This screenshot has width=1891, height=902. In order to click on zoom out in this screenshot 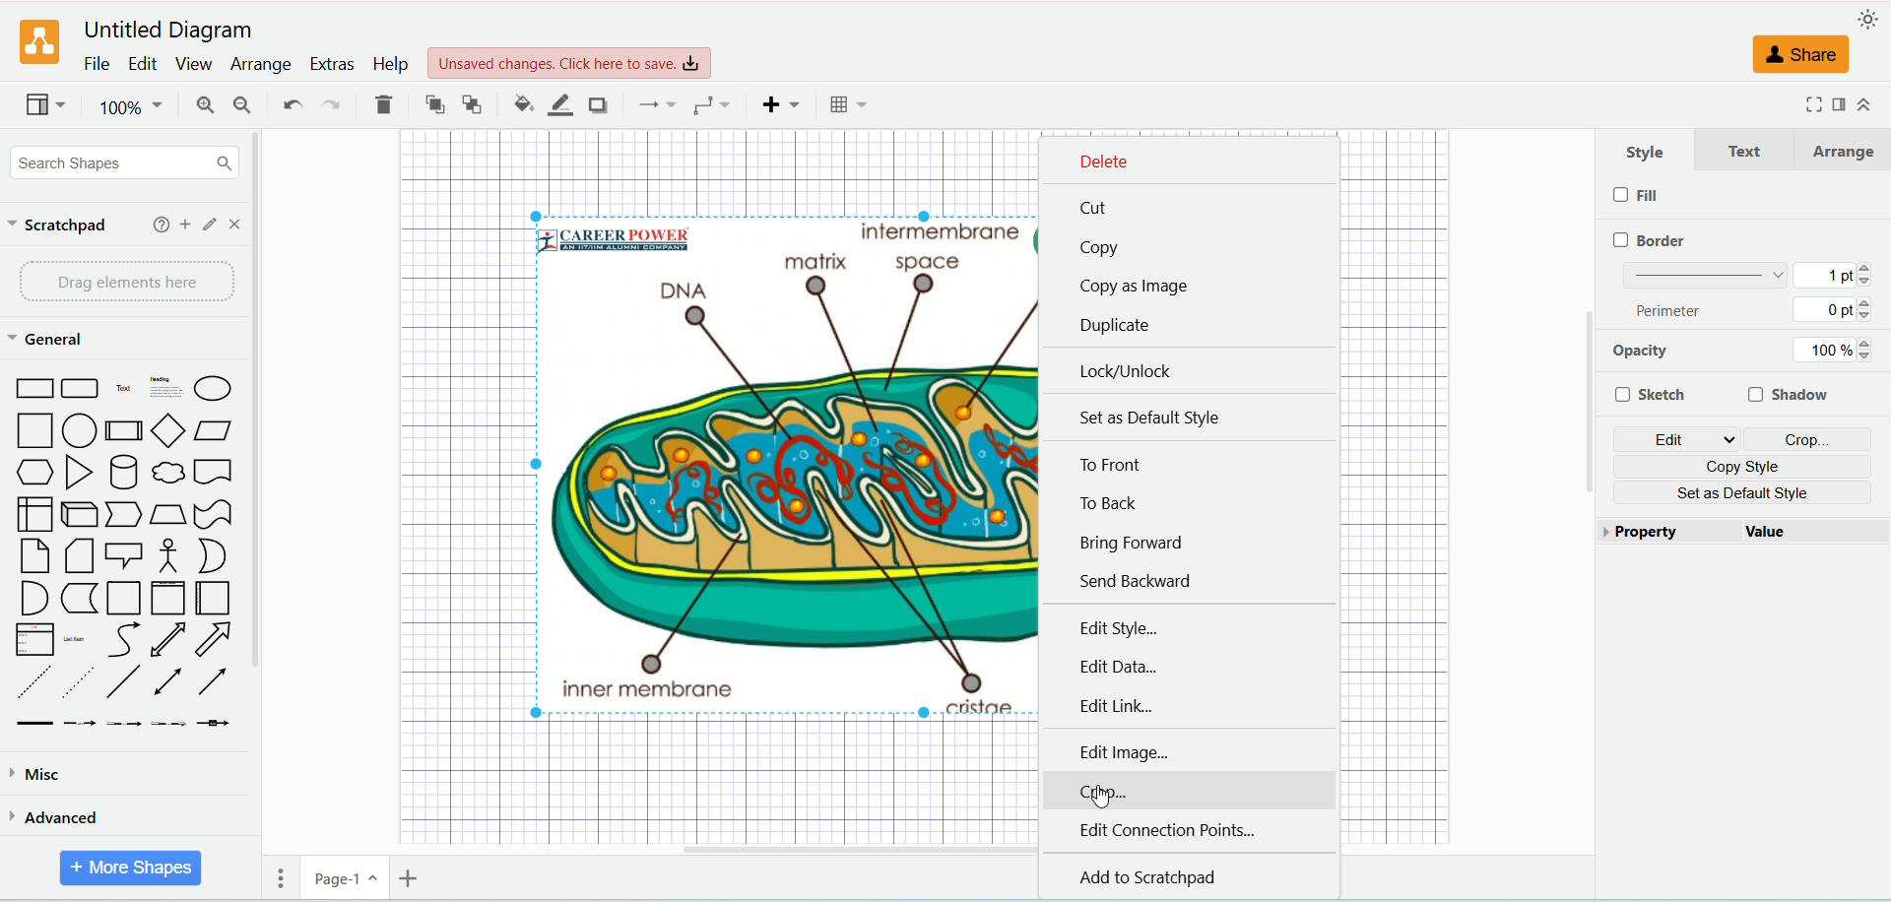, I will do `click(239, 107)`.